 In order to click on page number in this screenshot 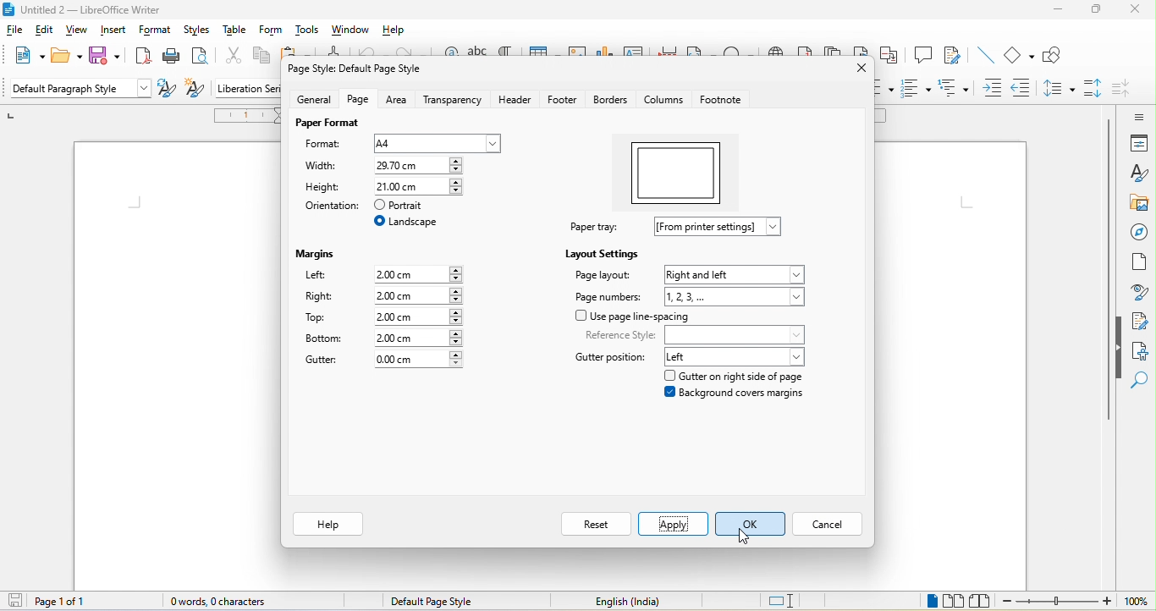, I will do `click(609, 298)`.